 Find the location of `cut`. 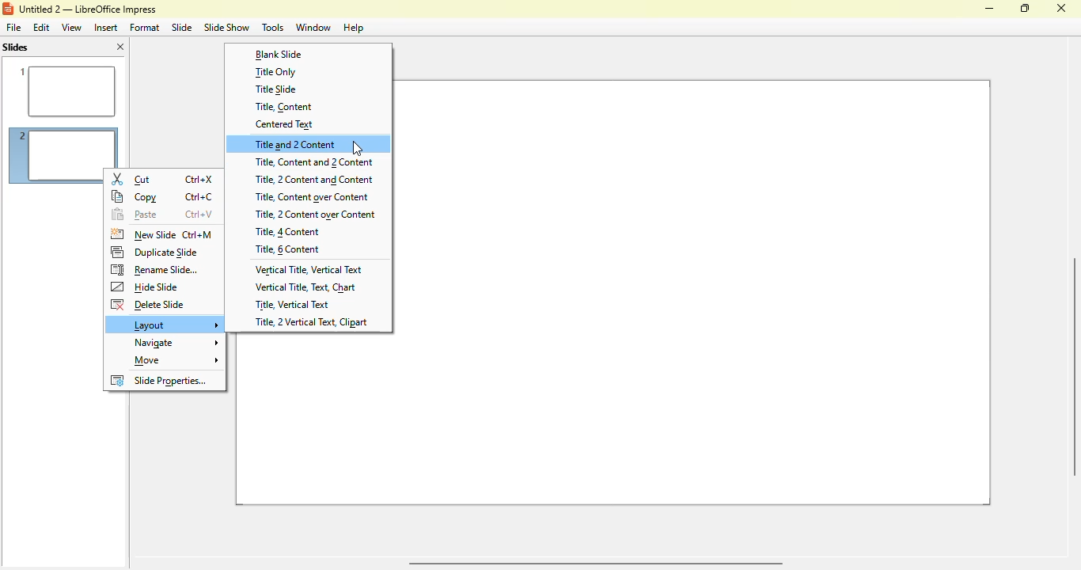

cut is located at coordinates (131, 179).